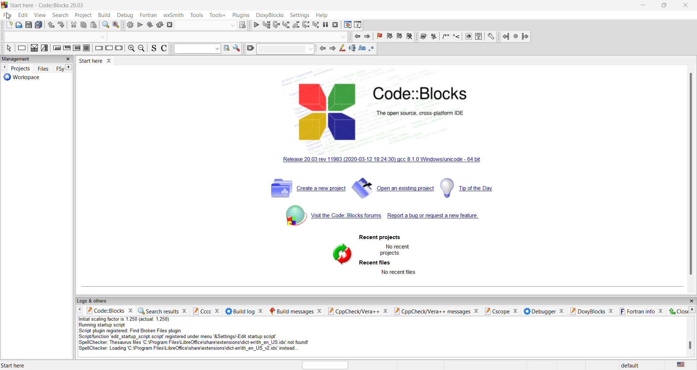 This screenshot has height=370, width=697. I want to click on build, so click(104, 15).